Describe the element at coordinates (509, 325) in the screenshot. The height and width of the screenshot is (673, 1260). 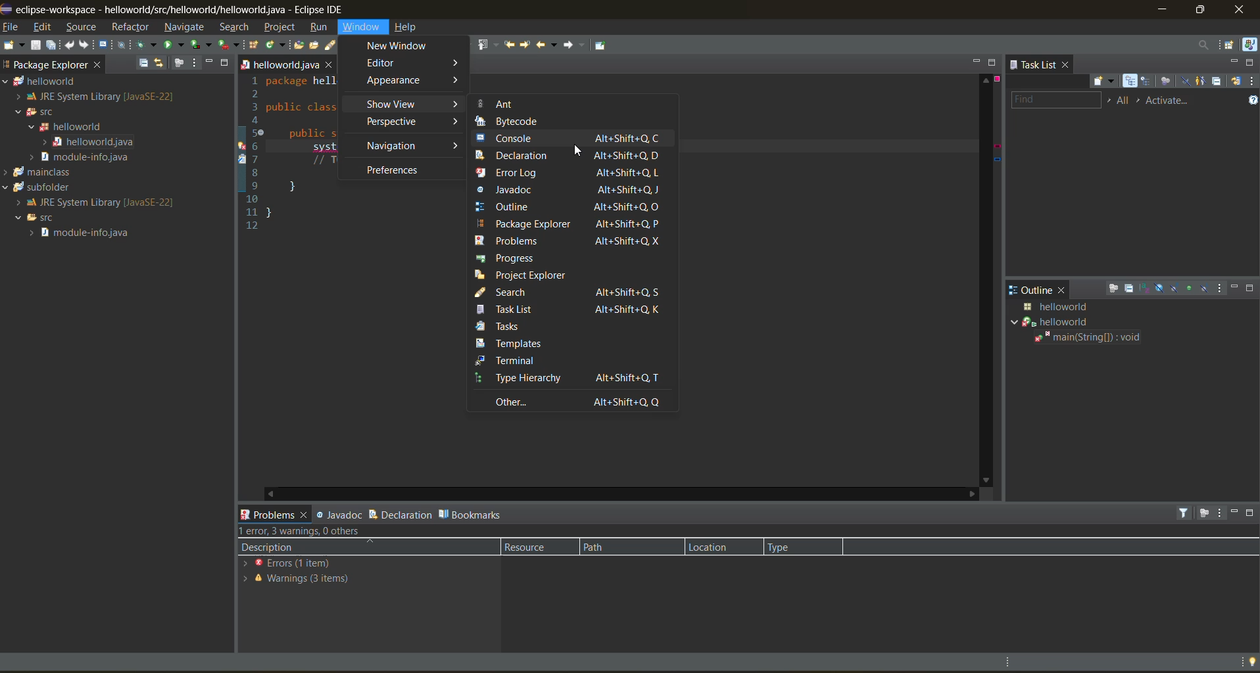
I see `tasks` at that location.